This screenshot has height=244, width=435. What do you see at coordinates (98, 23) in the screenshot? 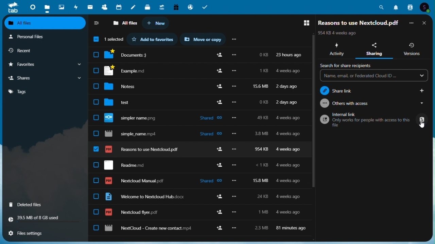
I see `collapse sidebar` at bounding box center [98, 23].